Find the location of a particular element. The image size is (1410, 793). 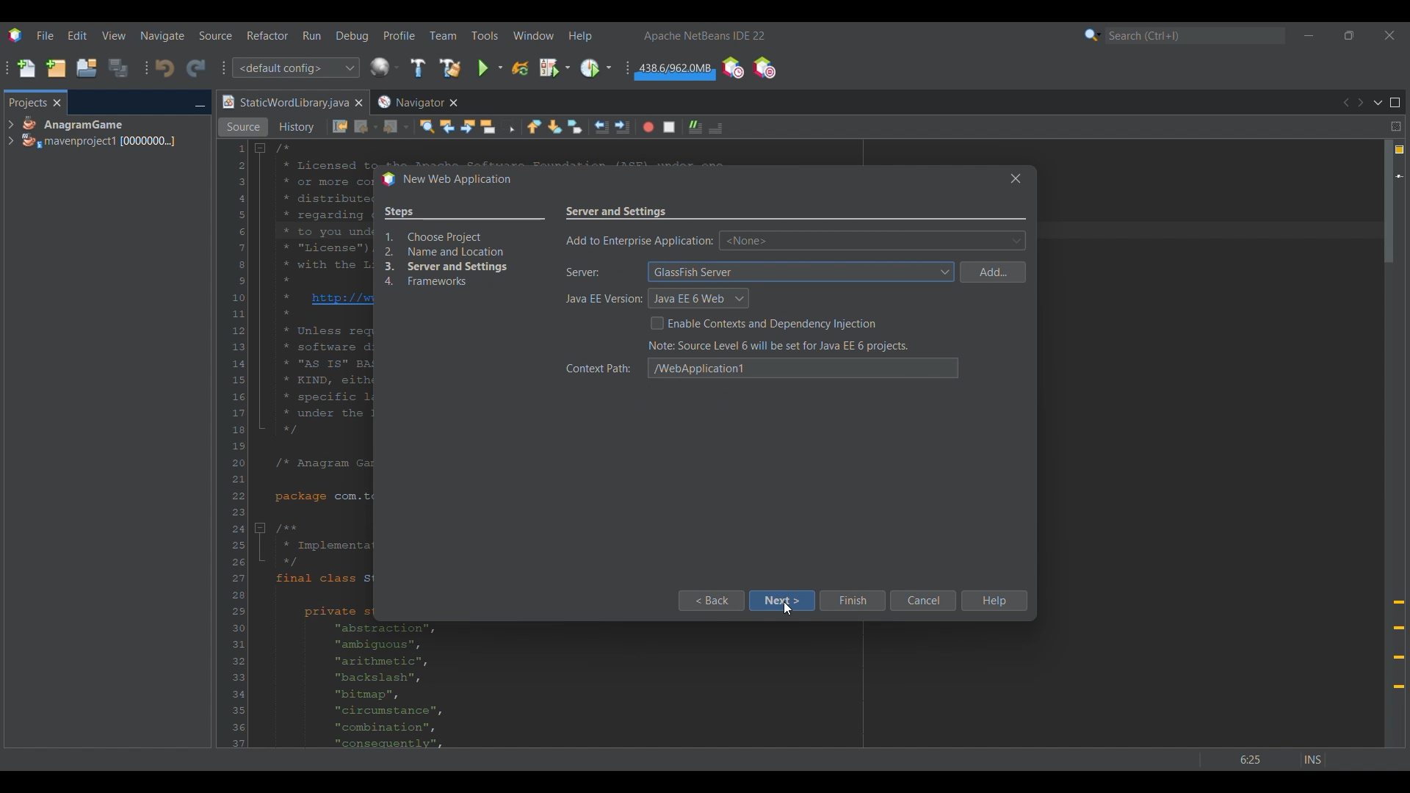

Help is located at coordinates (993, 601).